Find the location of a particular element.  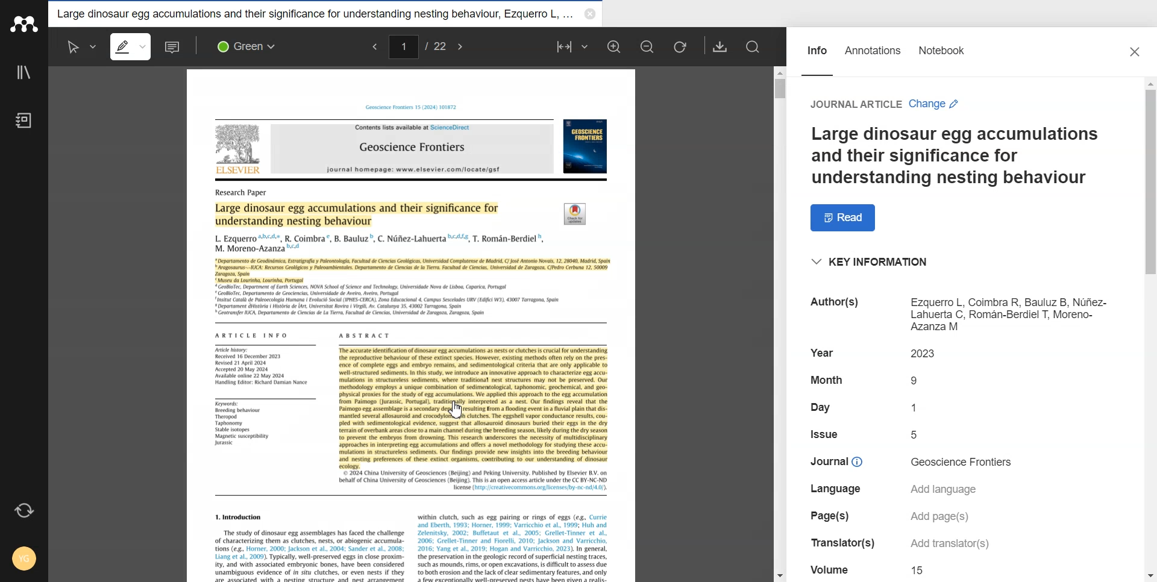

text is located at coordinates (835, 490).